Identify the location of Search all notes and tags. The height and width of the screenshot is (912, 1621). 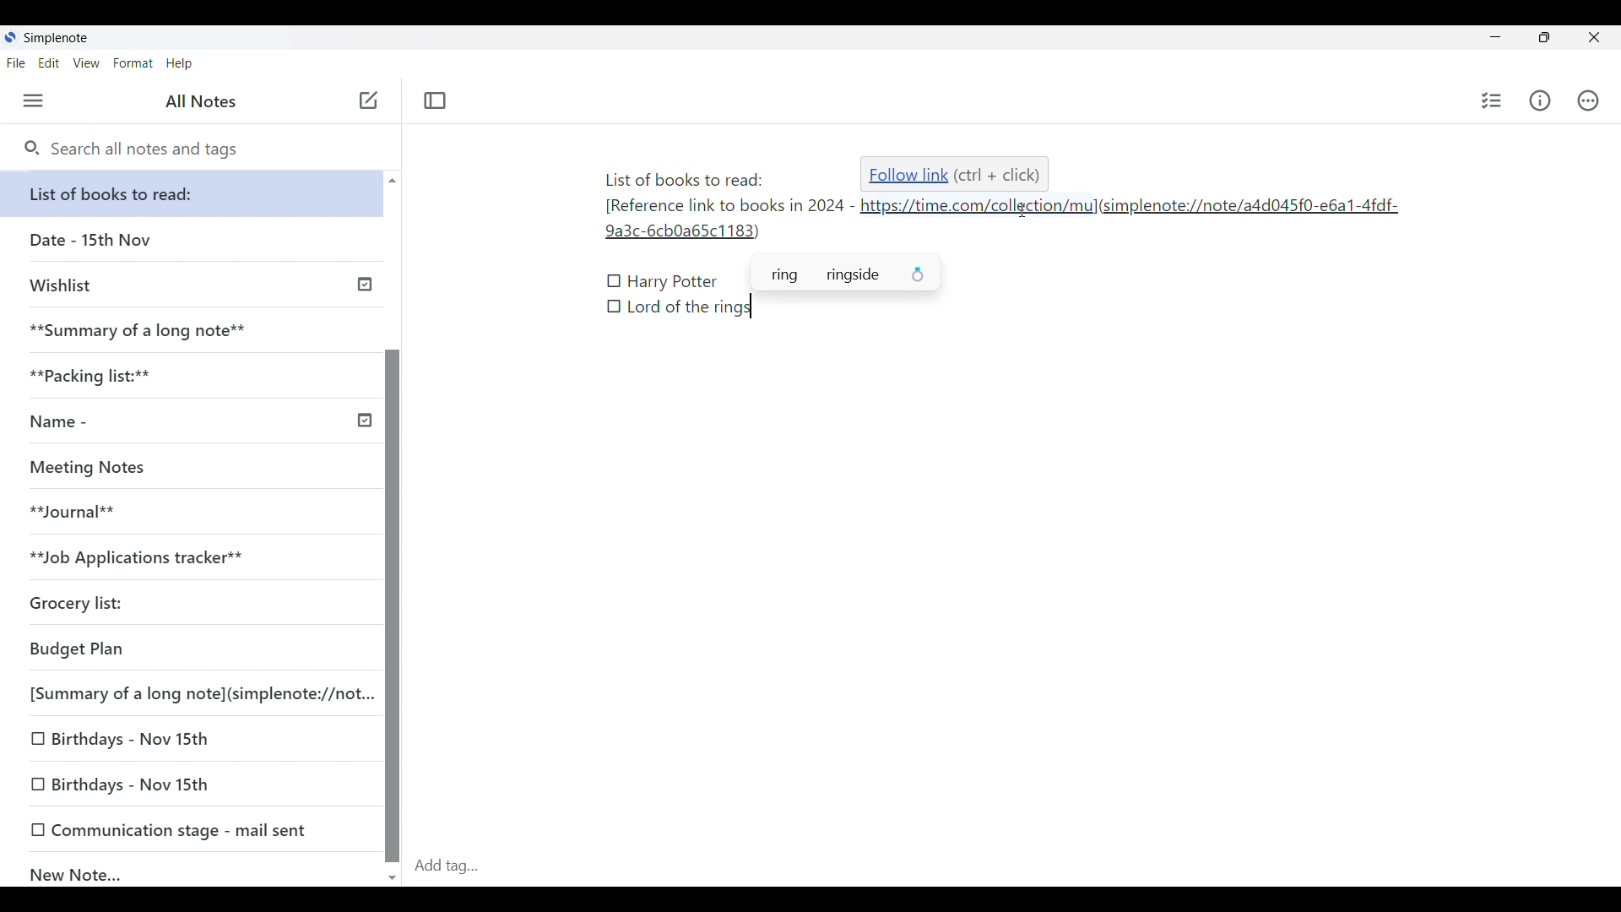
(131, 149).